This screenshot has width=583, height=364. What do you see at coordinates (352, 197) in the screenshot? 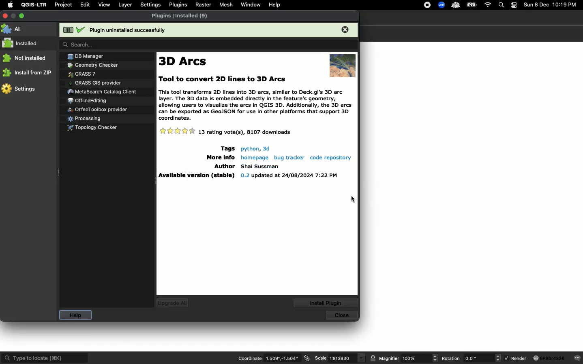
I see `cursor` at bounding box center [352, 197].